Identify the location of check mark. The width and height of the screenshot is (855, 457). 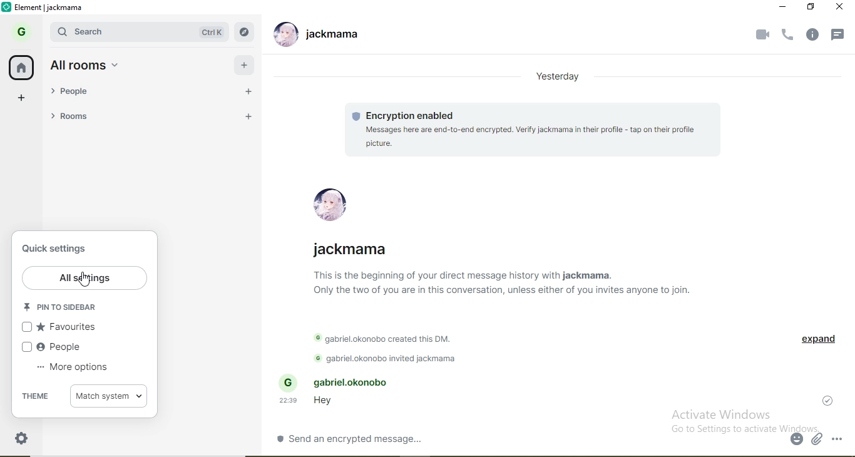
(831, 399).